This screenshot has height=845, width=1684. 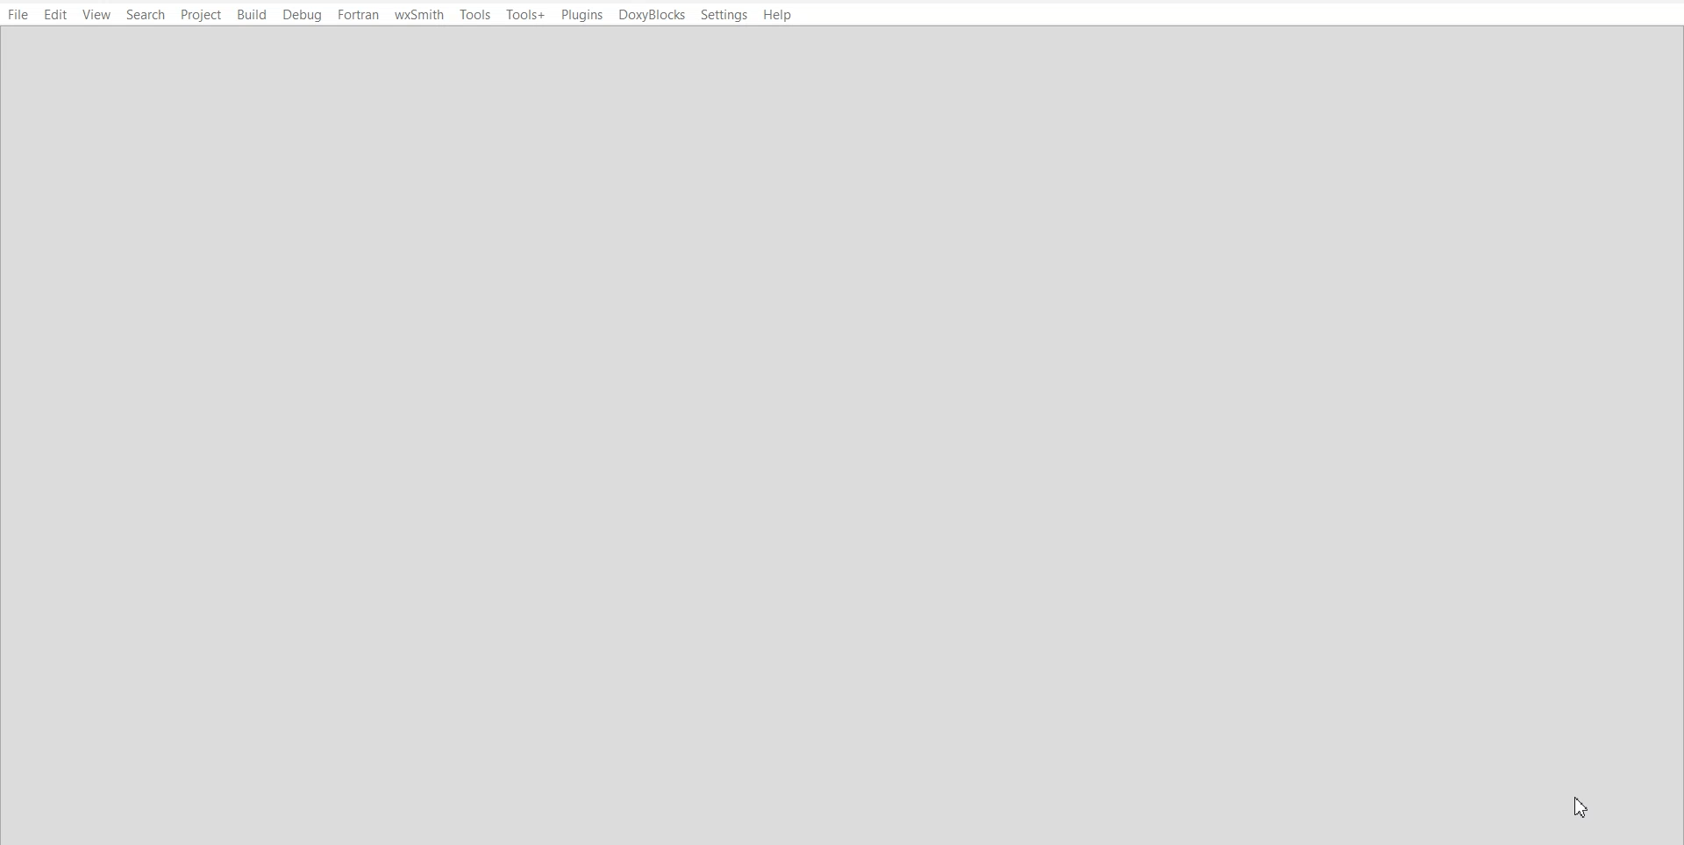 I want to click on Search, so click(x=146, y=15).